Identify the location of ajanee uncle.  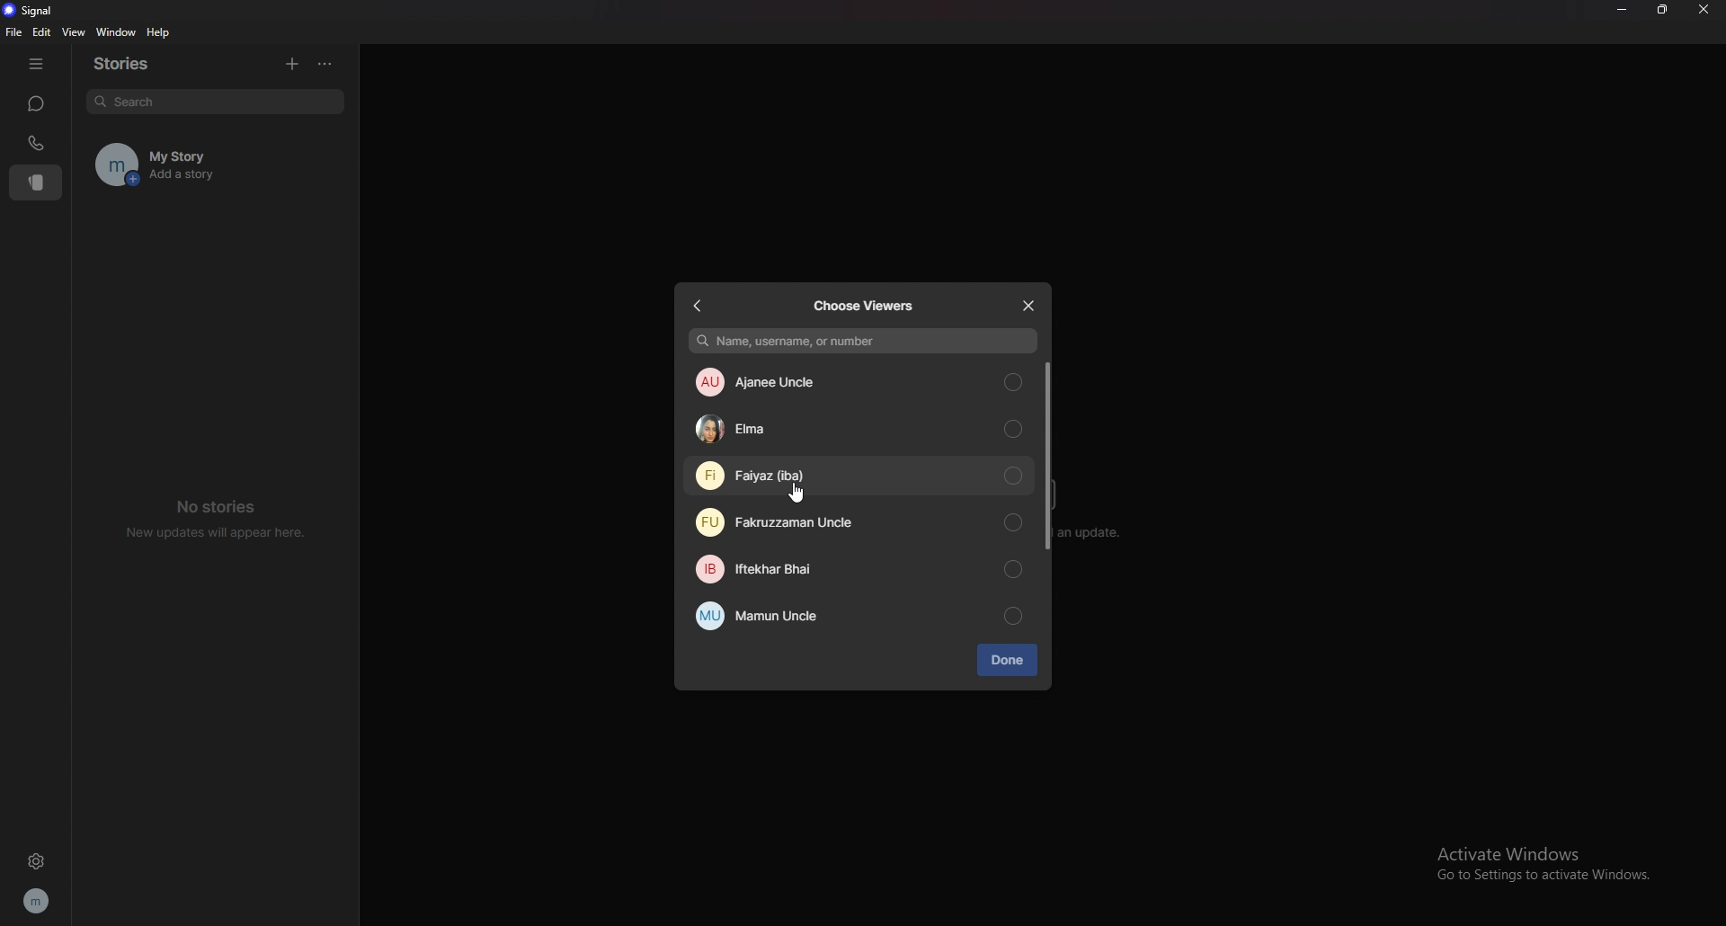
(859, 382).